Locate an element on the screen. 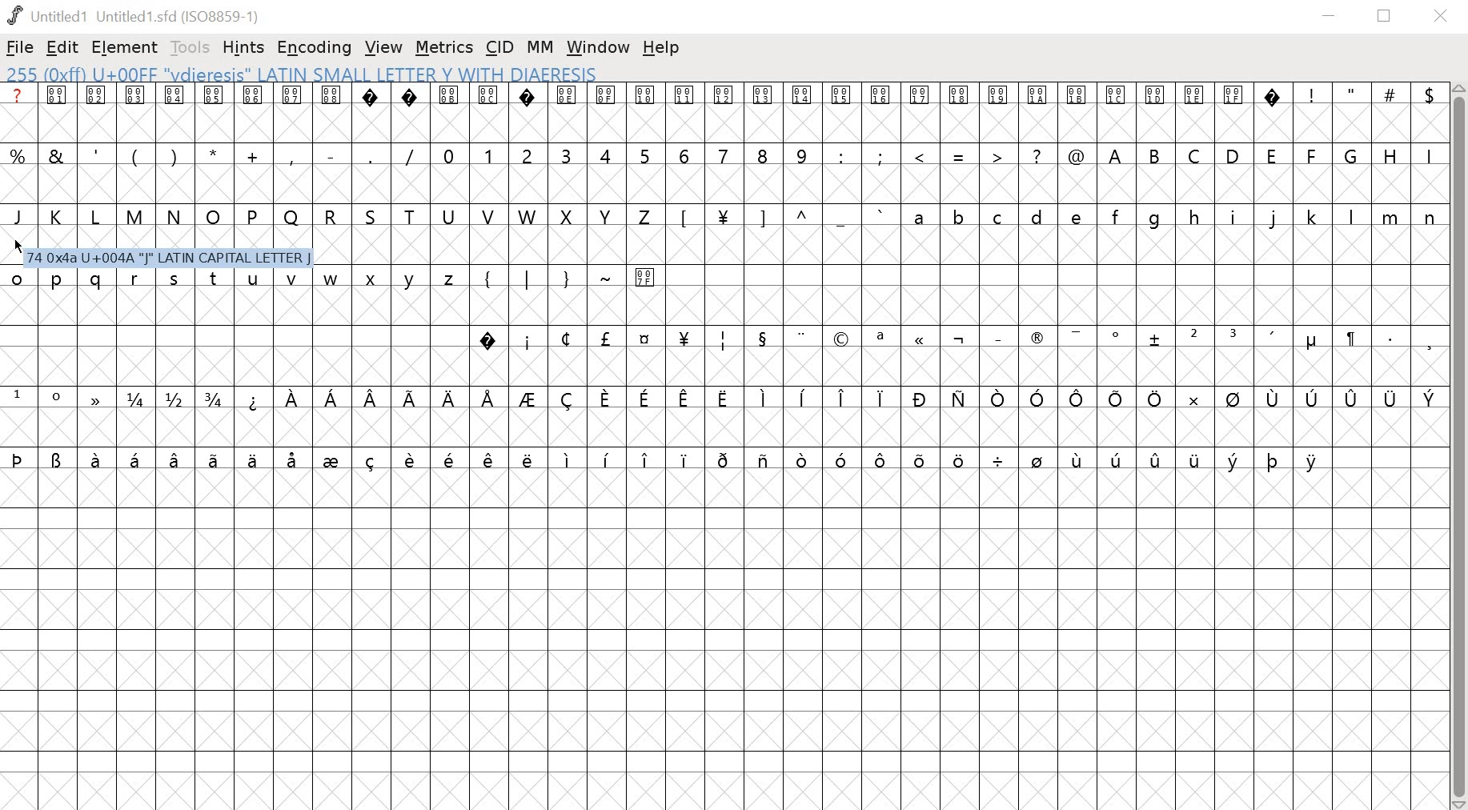 This screenshot has width=1468, height=810. numbers is located at coordinates (624, 154).